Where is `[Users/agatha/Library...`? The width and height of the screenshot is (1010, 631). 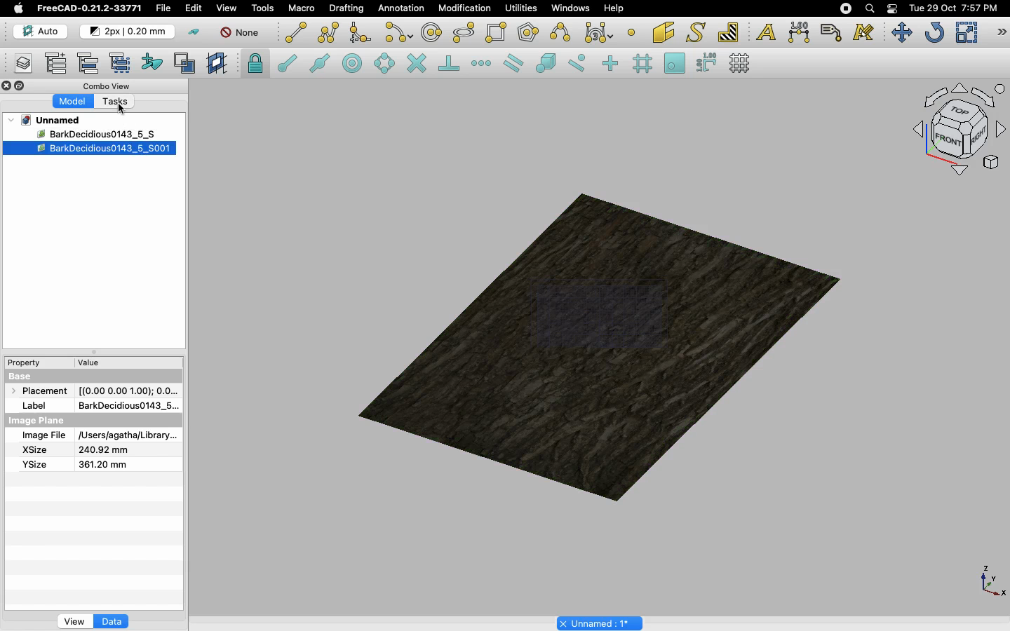 [Users/agatha/Library... is located at coordinates (125, 436).